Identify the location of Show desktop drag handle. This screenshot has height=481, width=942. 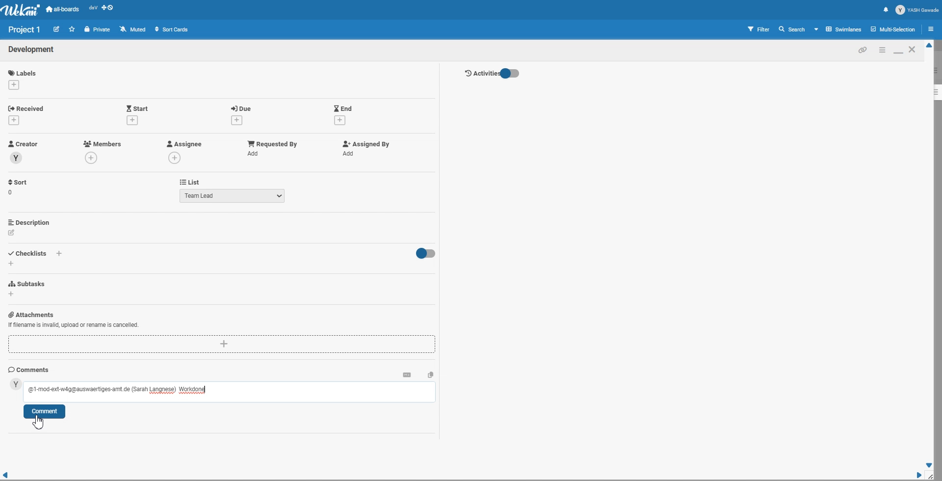
(108, 9).